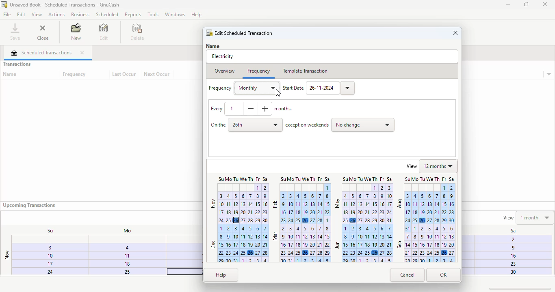  What do you see at coordinates (4, 4) in the screenshot?
I see `logo` at bounding box center [4, 4].